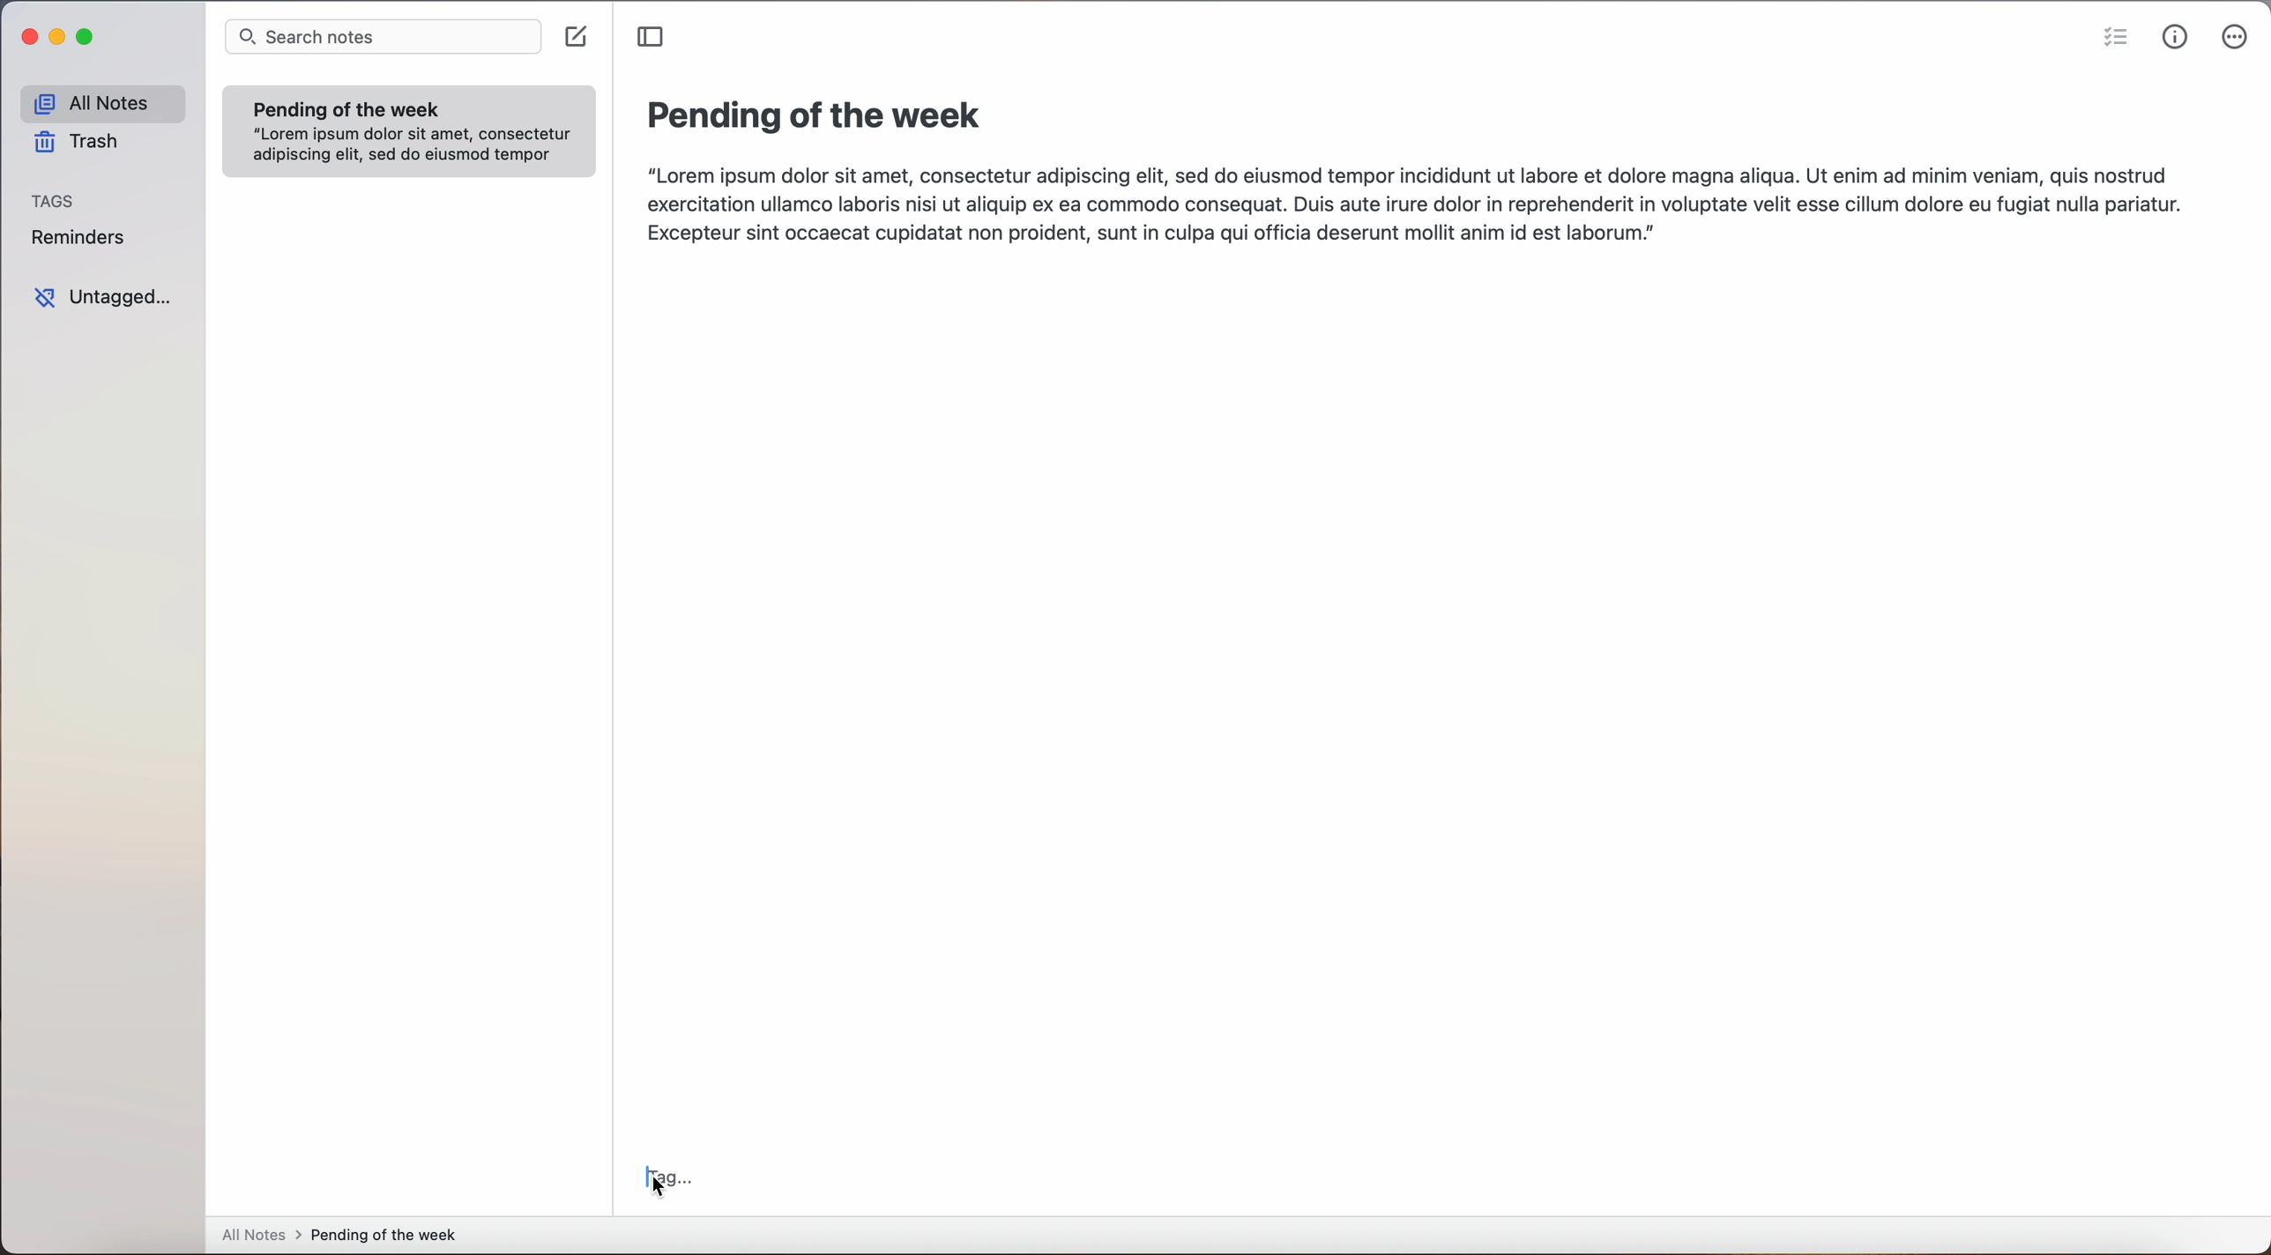 The image size is (2271, 1255). Describe the element at coordinates (52, 200) in the screenshot. I see `tags` at that location.